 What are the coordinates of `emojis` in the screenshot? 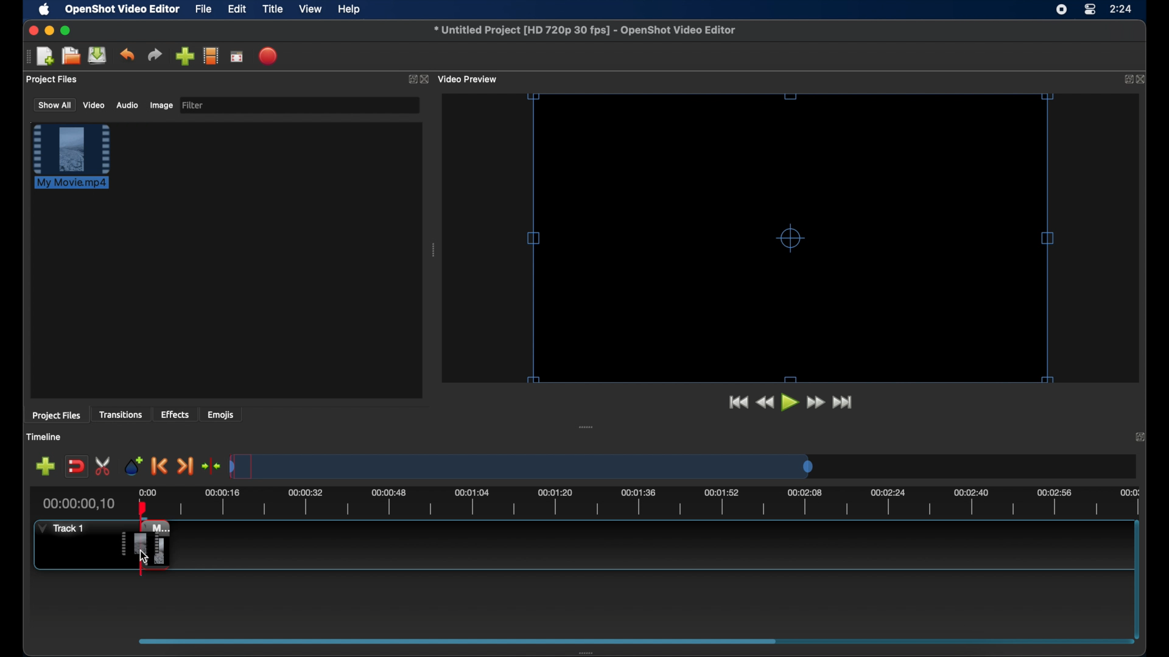 It's located at (222, 415).